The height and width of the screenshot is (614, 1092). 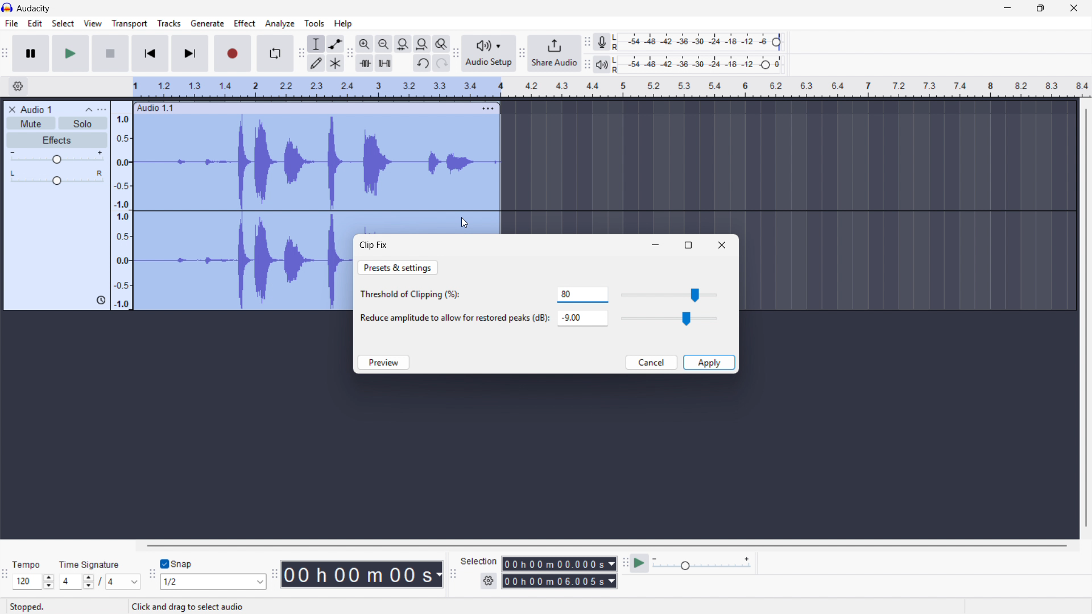 I want to click on pause , so click(x=30, y=53).